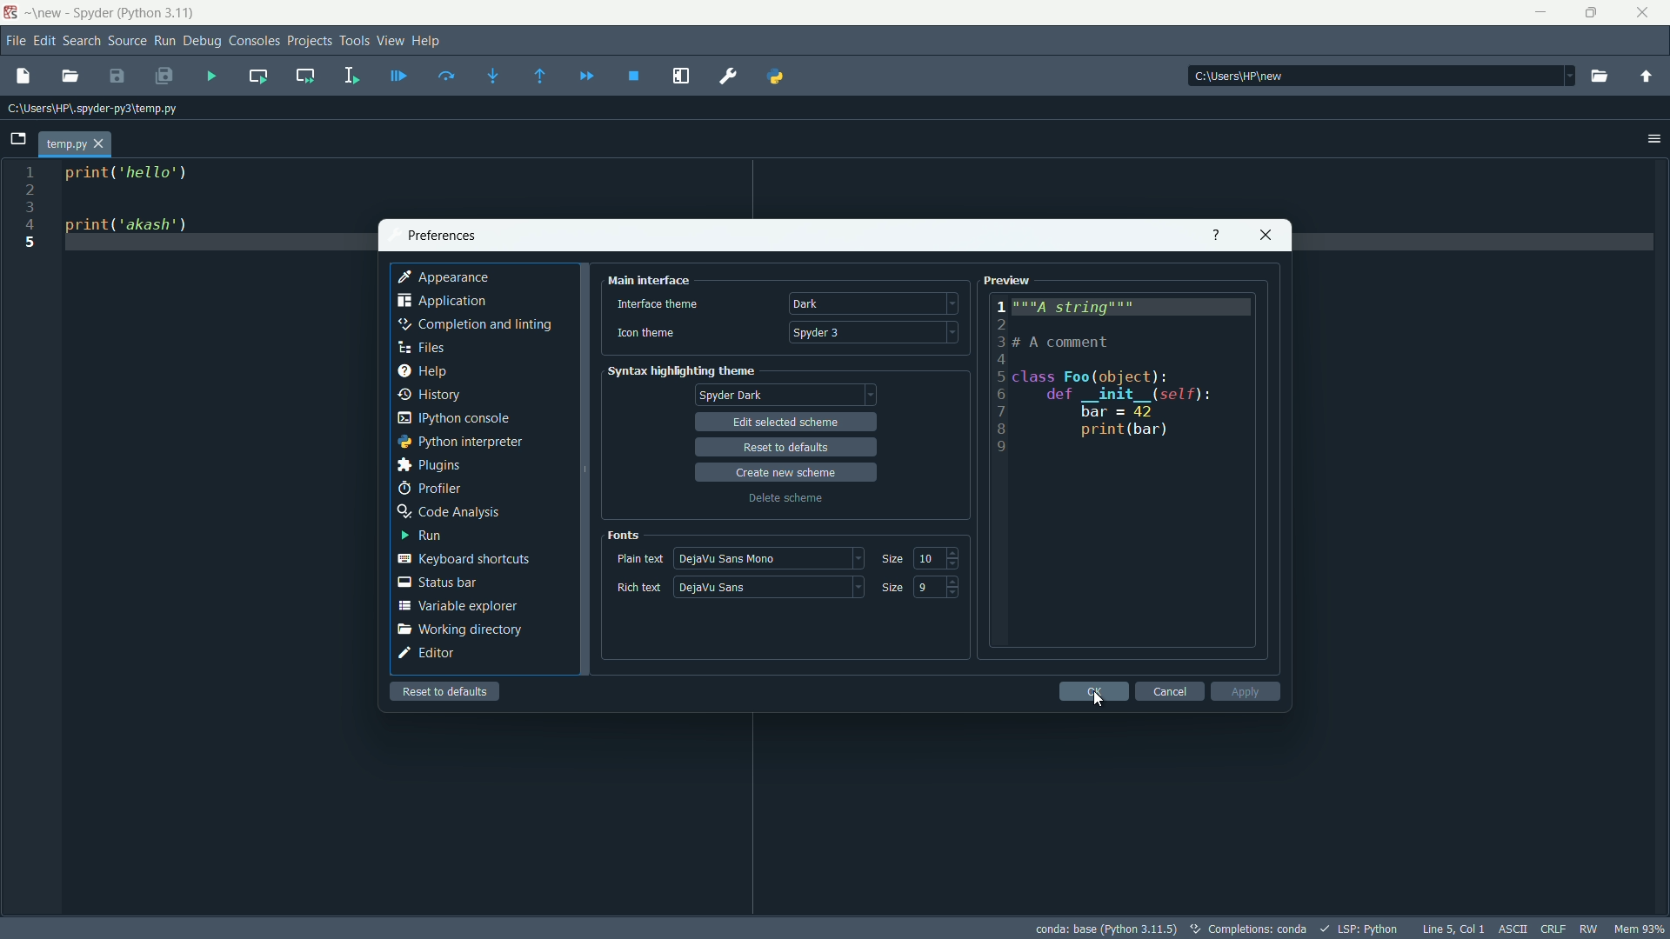 This screenshot has width=1670, height=939. Describe the element at coordinates (23, 77) in the screenshot. I see `new file` at that location.